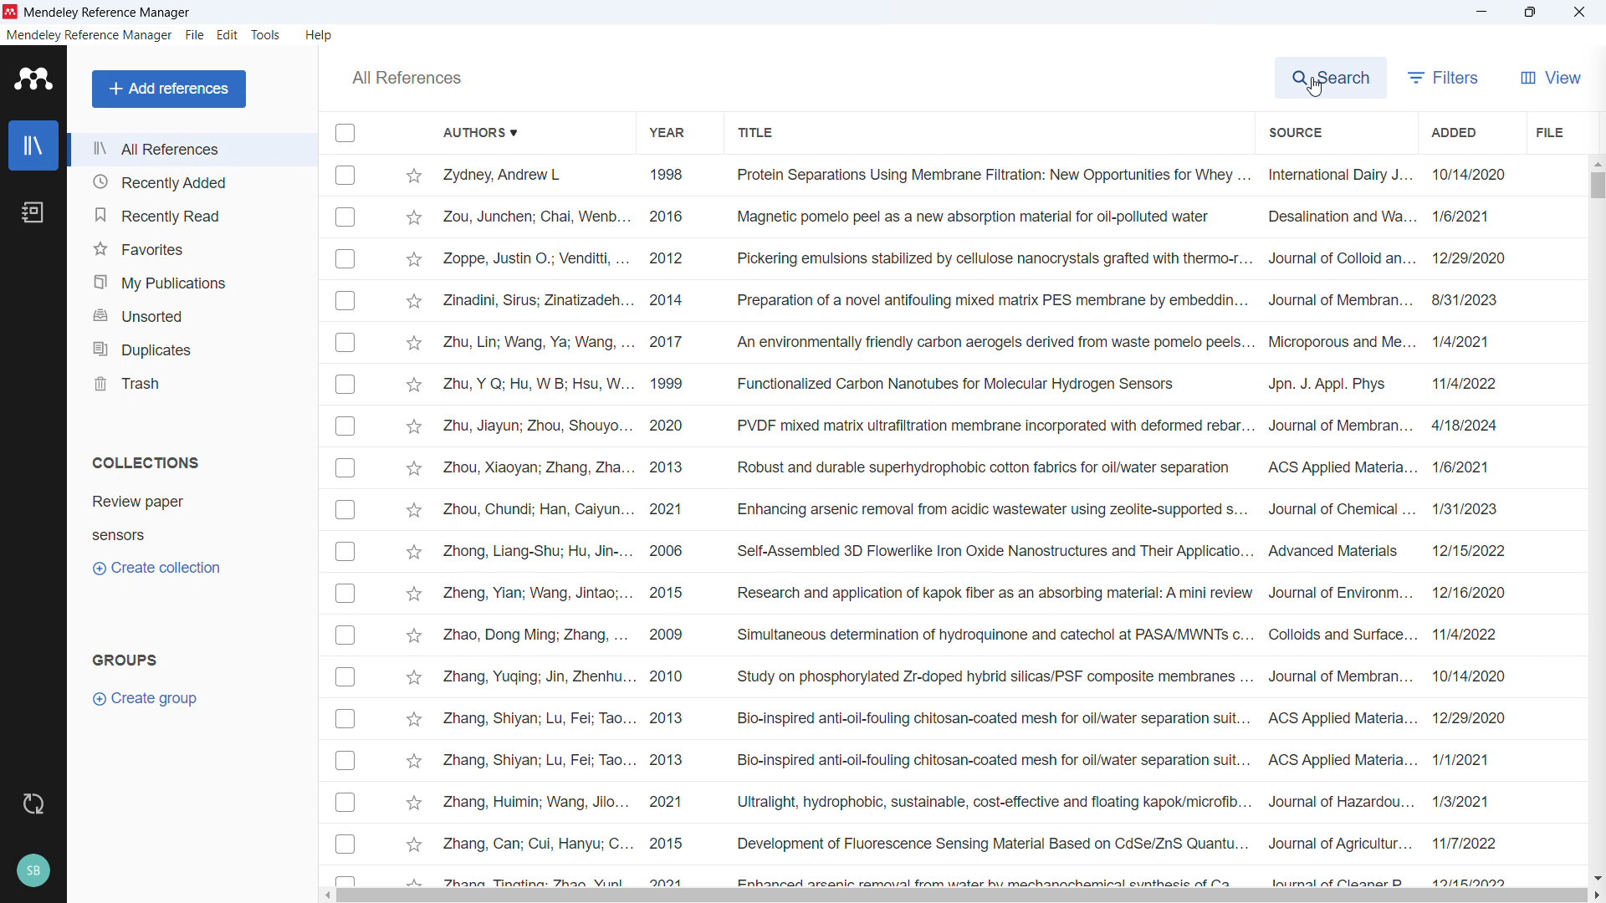 This screenshot has height=903, width=1606. Describe the element at coordinates (192, 213) in the screenshot. I see `Recently read ` at that location.